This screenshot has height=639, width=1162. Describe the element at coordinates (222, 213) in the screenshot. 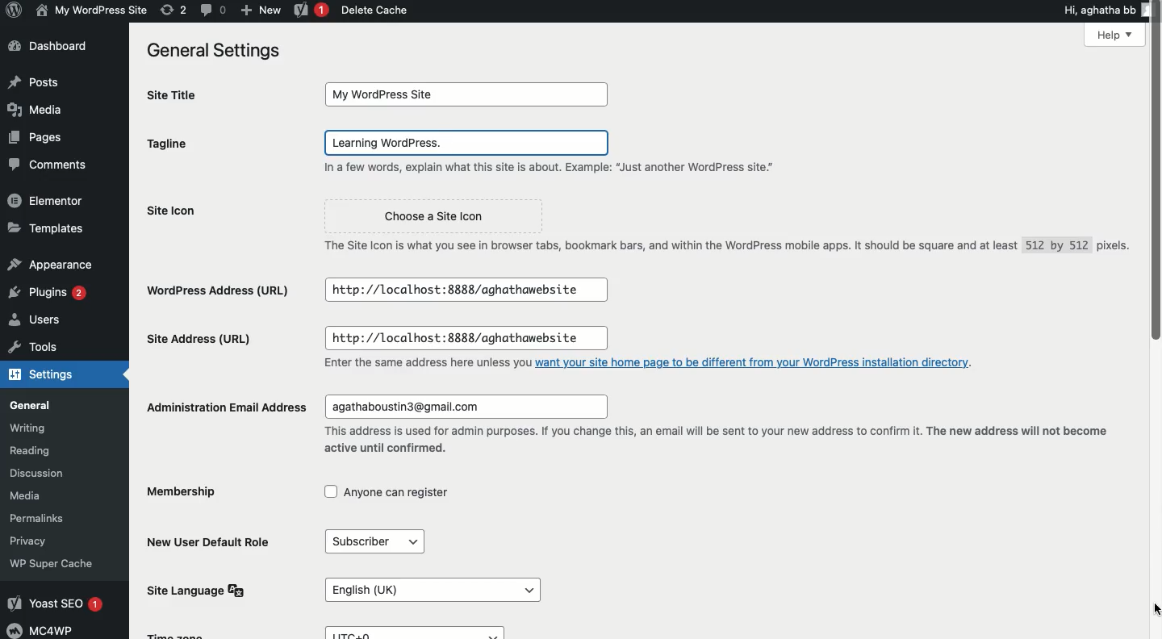

I see `Site icon` at that location.